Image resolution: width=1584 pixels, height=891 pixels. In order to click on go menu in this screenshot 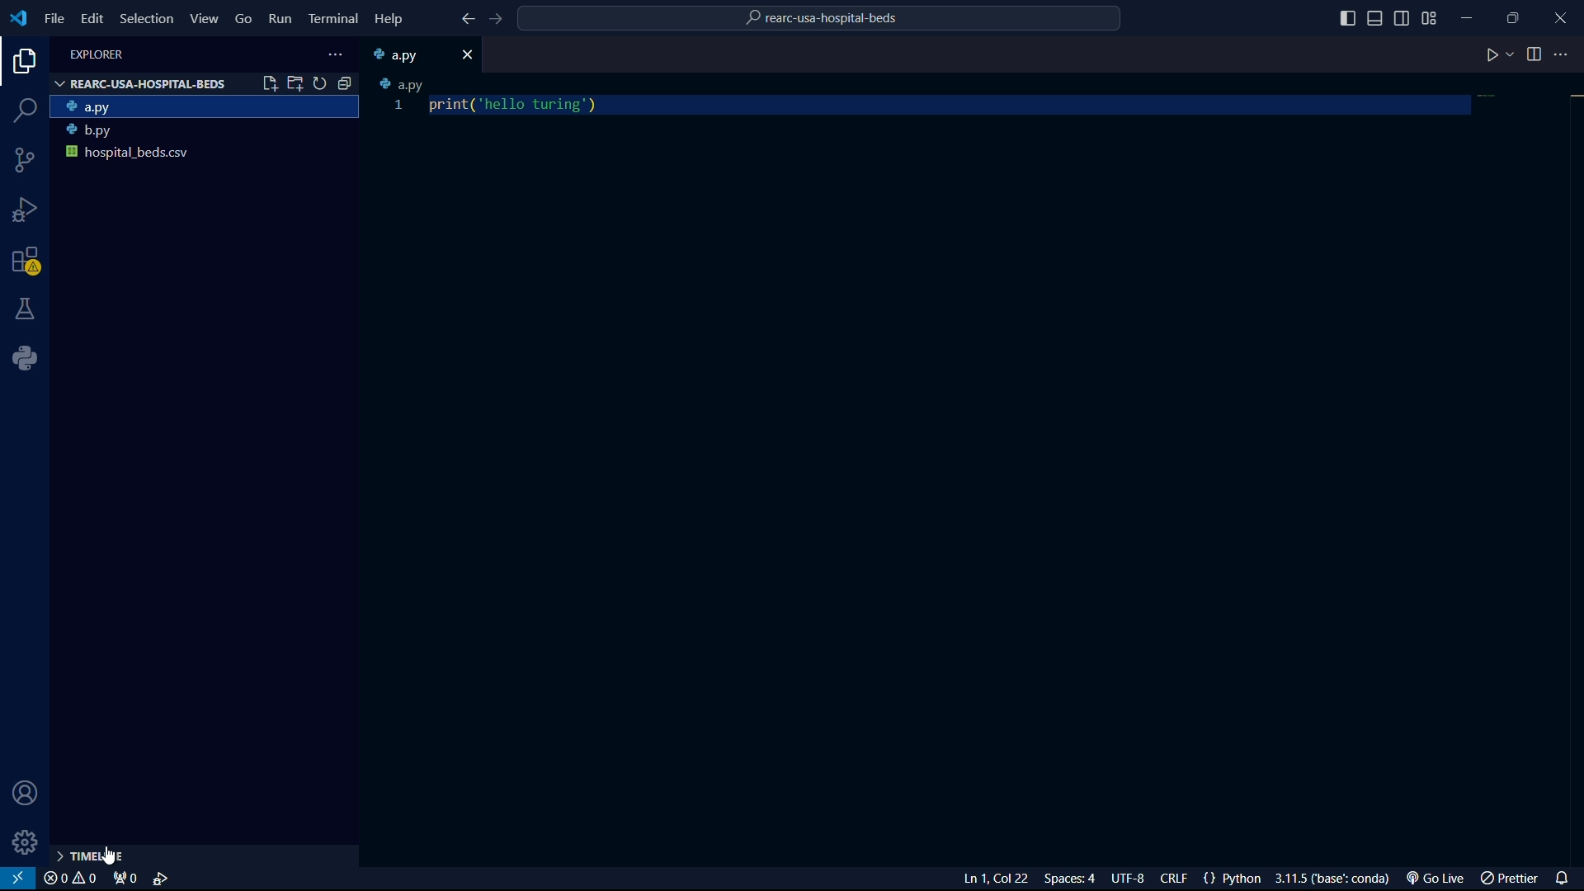, I will do `click(244, 19)`.